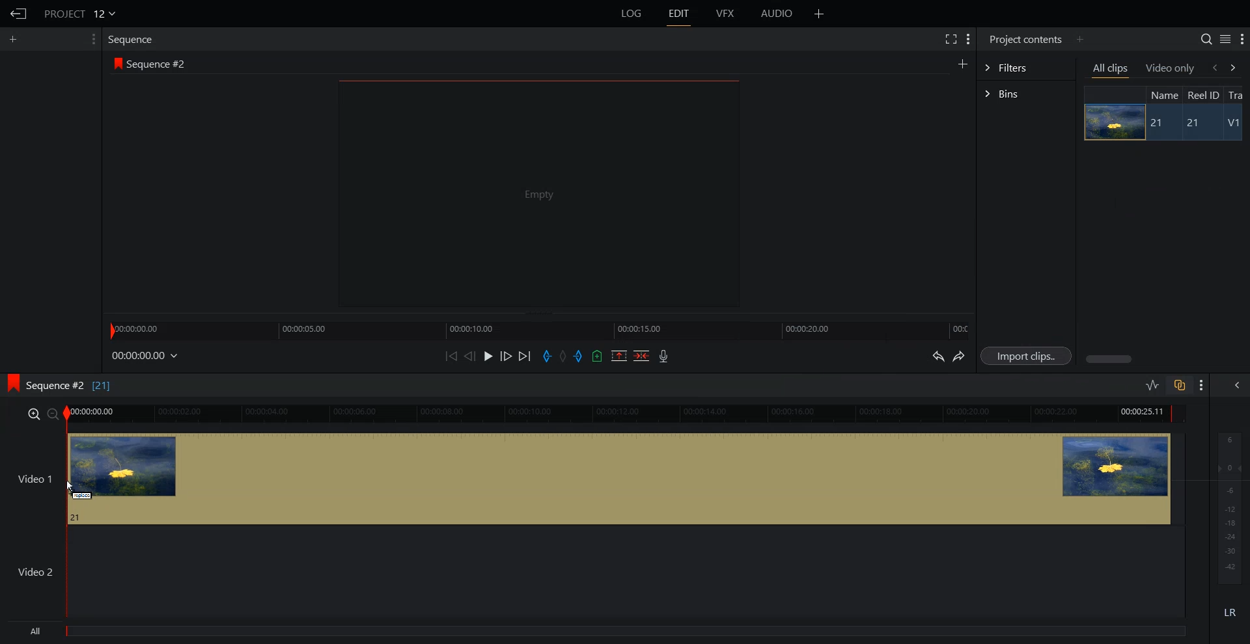  What do you see at coordinates (1159, 124) in the screenshot?
I see `21` at bounding box center [1159, 124].